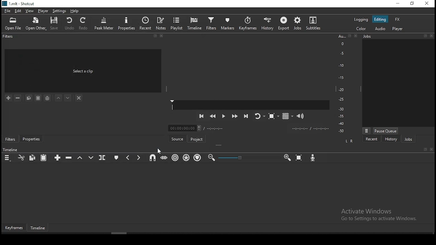 The height and width of the screenshot is (245, 436). What do you see at coordinates (248, 23) in the screenshot?
I see `keyframes` at bounding box center [248, 23].